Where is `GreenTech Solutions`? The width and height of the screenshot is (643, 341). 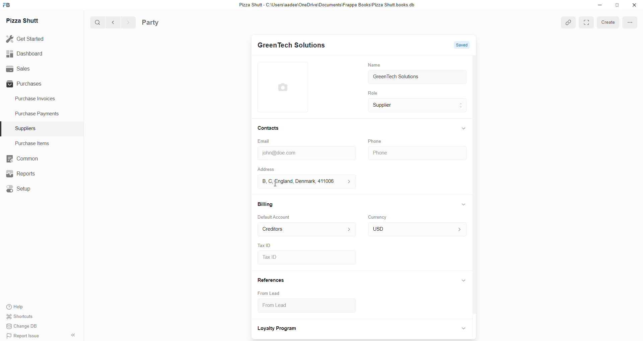 GreenTech Solutions is located at coordinates (417, 78).